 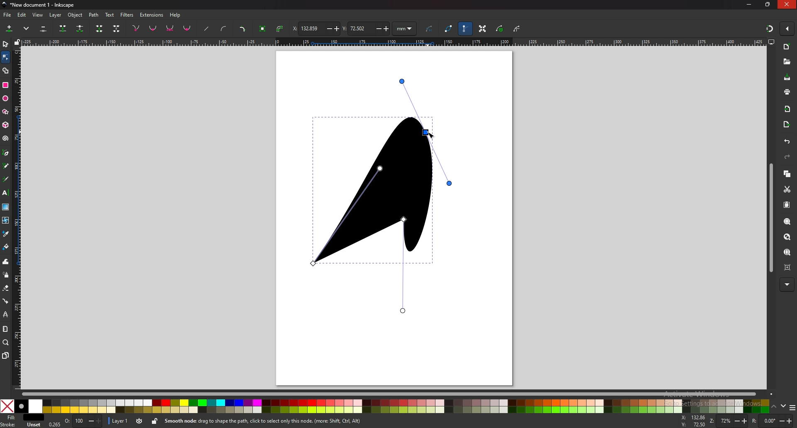 I want to click on pencil, so click(x=7, y=166).